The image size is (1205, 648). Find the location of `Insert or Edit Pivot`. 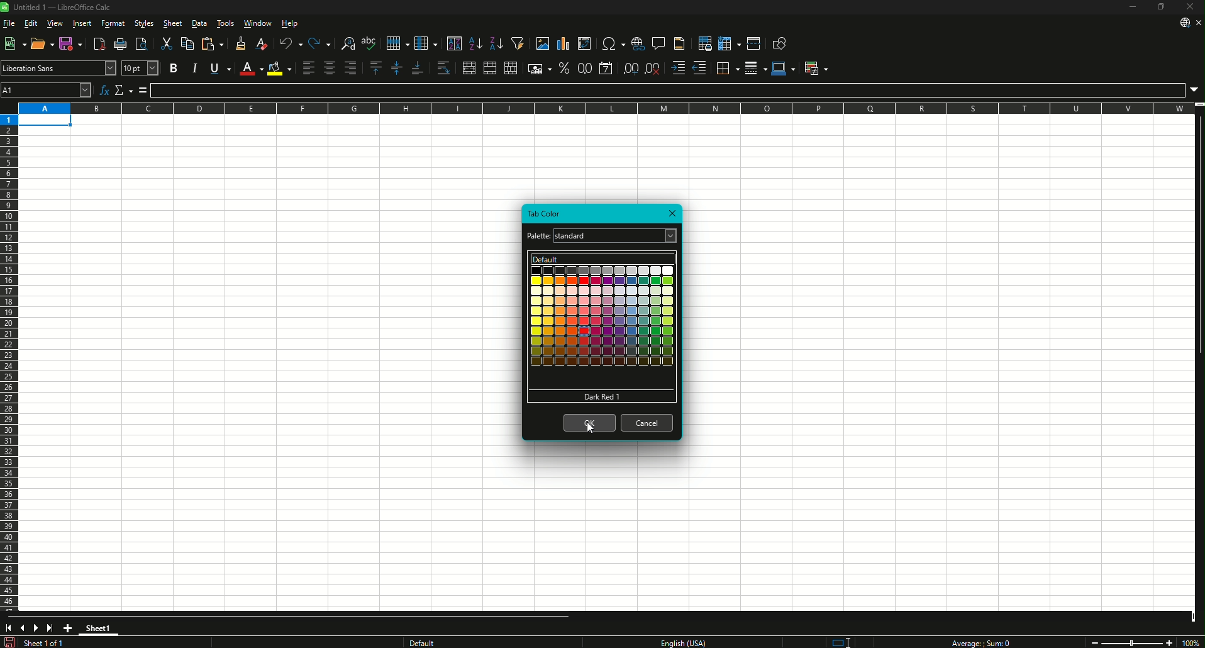

Insert or Edit Pivot is located at coordinates (584, 43).